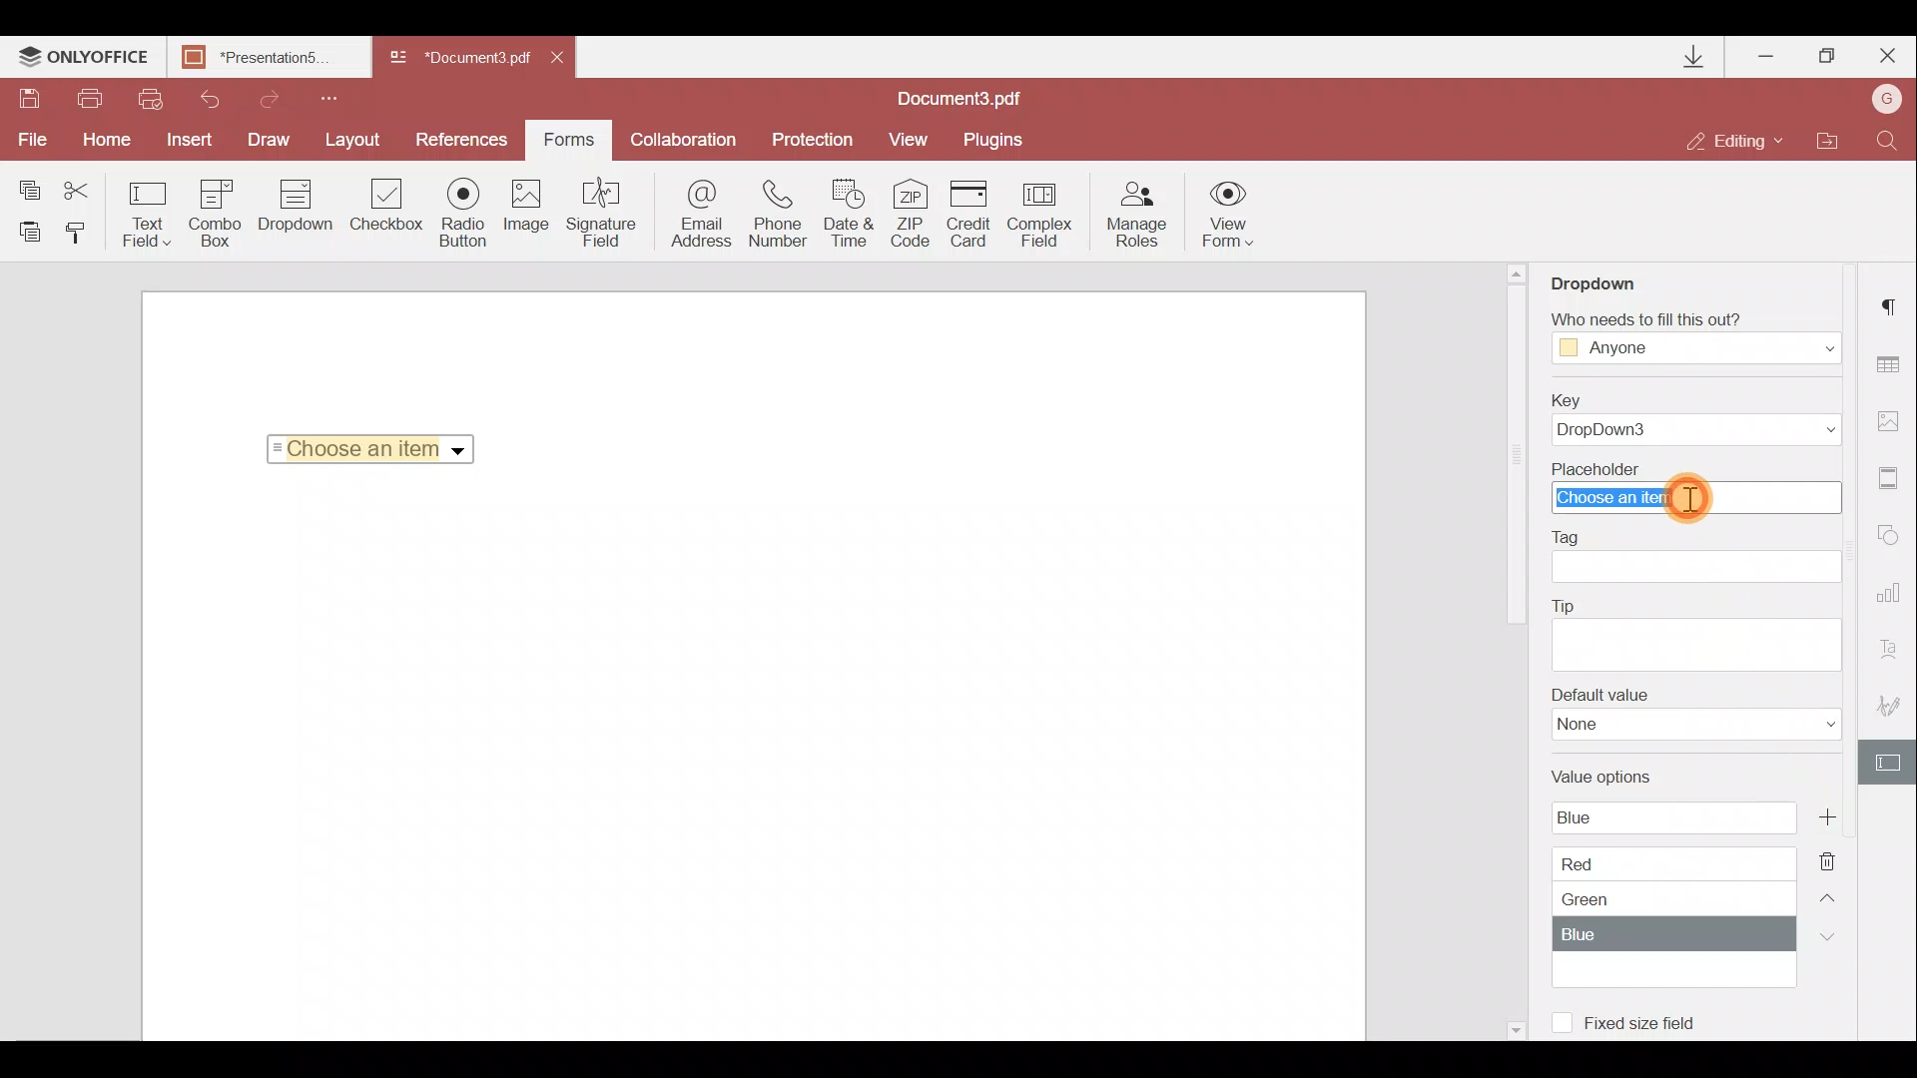 This screenshot has width=1917, height=1078. I want to click on Maximize, so click(1826, 59).